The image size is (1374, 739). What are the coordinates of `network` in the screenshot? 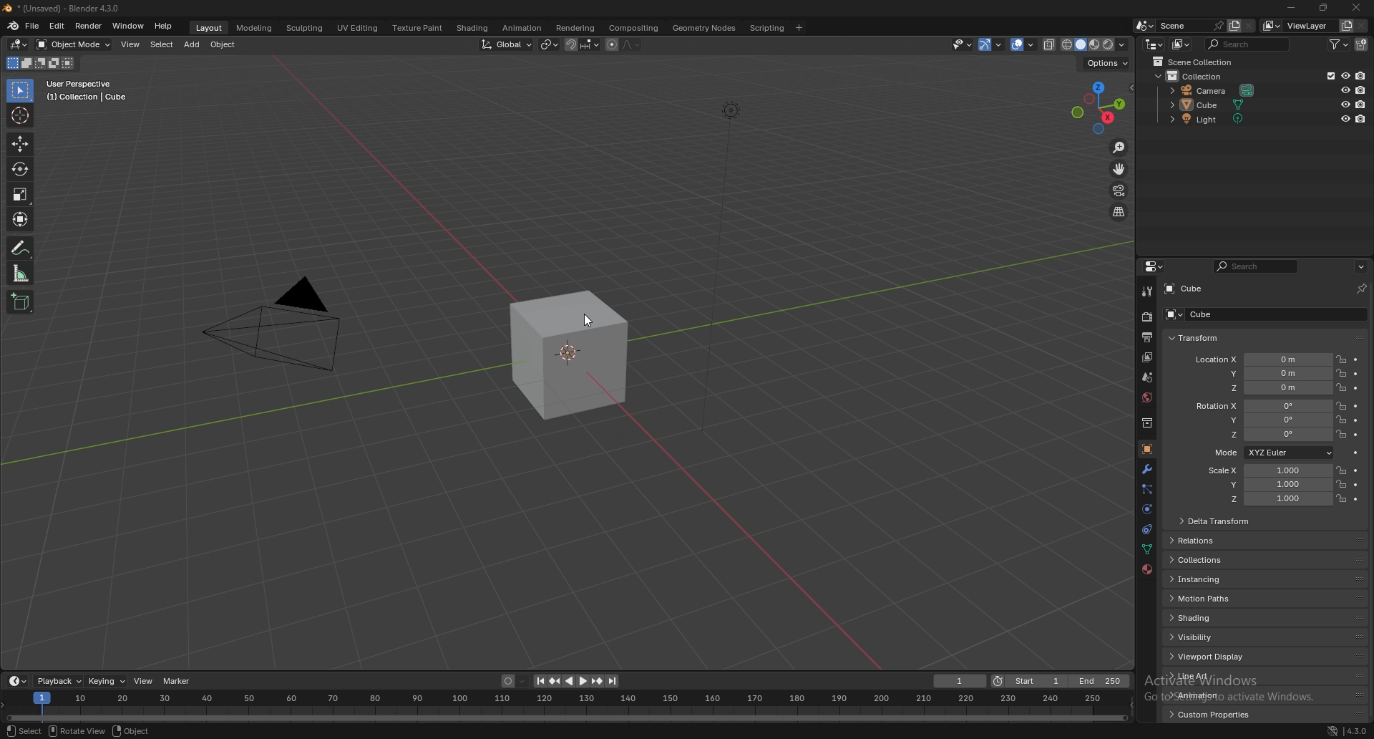 It's located at (1333, 730).